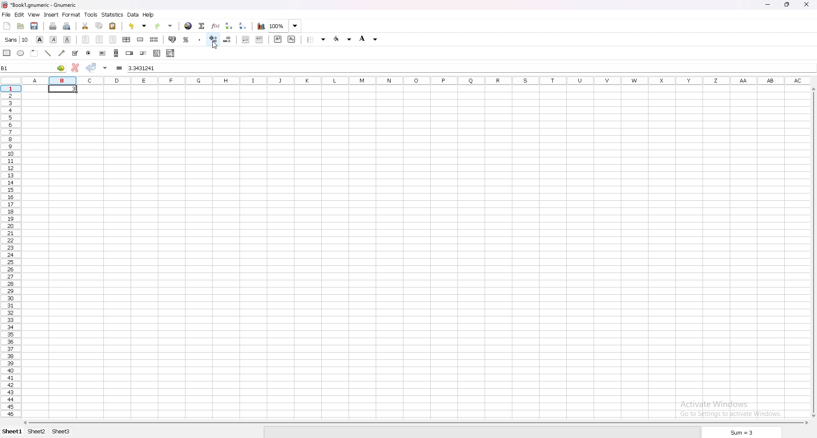 The height and width of the screenshot is (438, 817). What do you see at coordinates (229, 26) in the screenshot?
I see `sort ascending` at bounding box center [229, 26].